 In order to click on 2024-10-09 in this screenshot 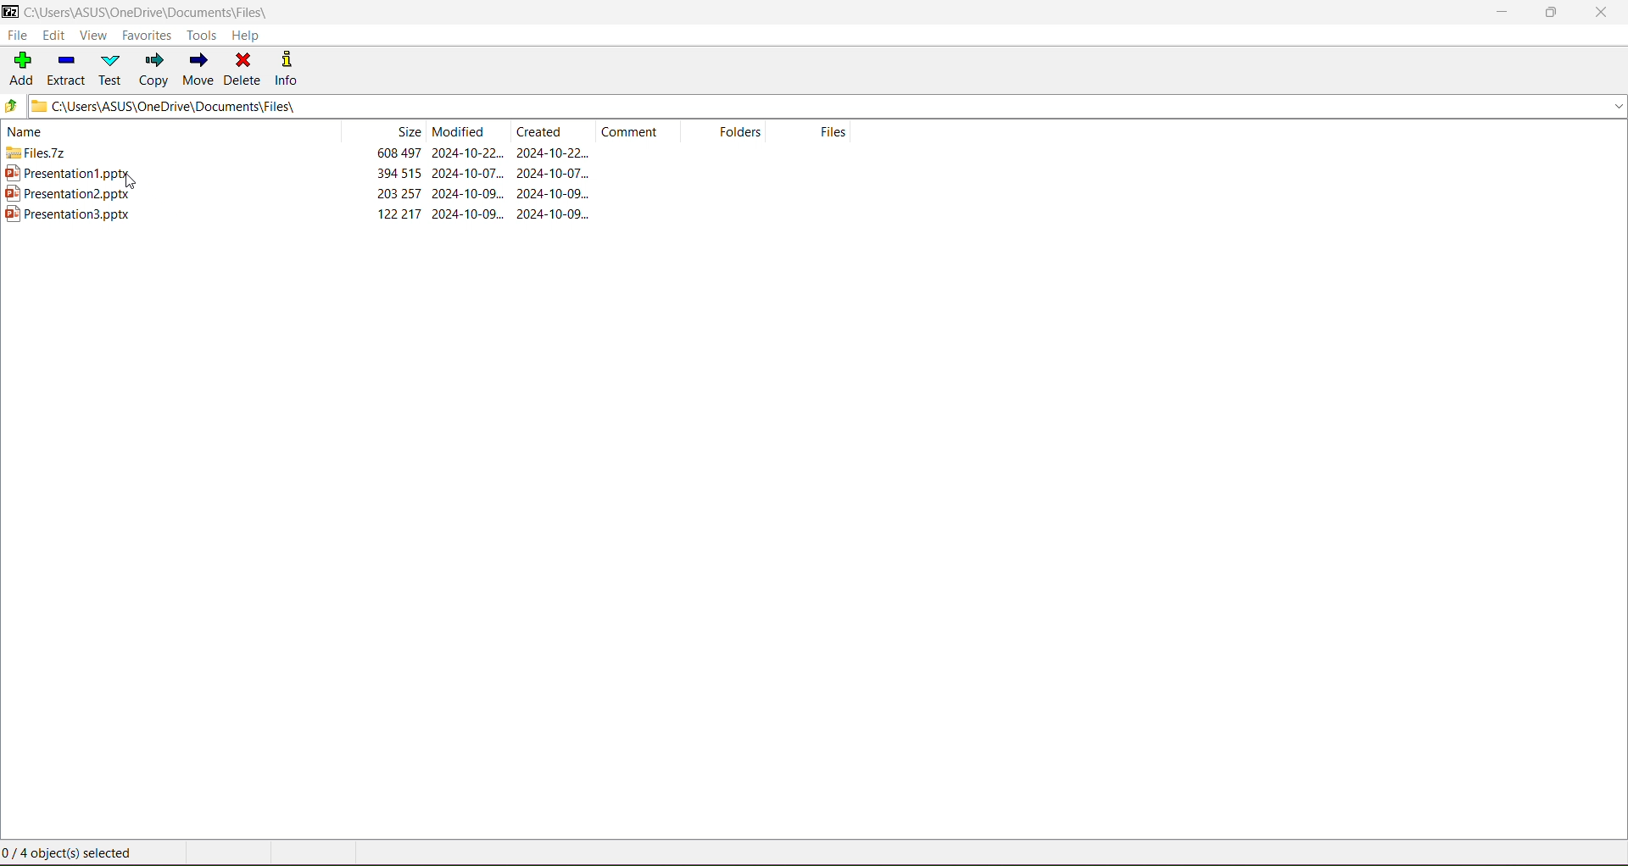, I will do `click(468, 193)`.